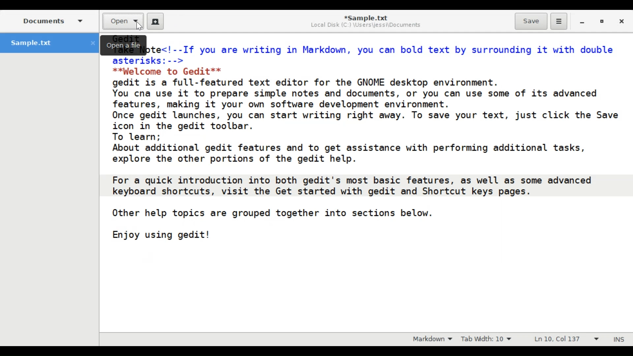 The height and width of the screenshot is (356, 633). Describe the element at coordinates (620, 339) in the screenshot. I see `INS` at that location.